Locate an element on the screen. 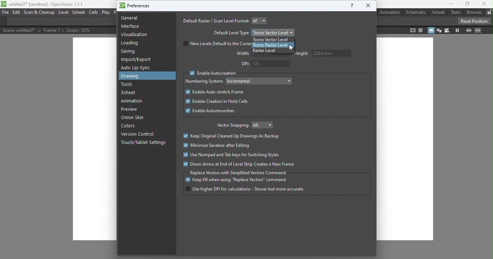 Image resolution: width=493 pixels, height=259 pixels. Saving is located at coordinates (129, 52).